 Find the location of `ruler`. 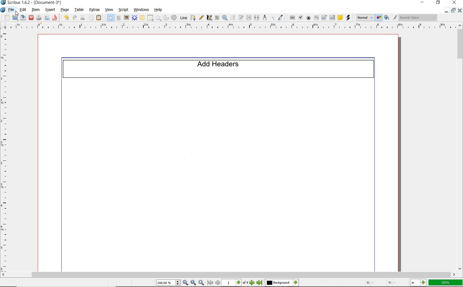

ruler is located at coordinates (6, 152).